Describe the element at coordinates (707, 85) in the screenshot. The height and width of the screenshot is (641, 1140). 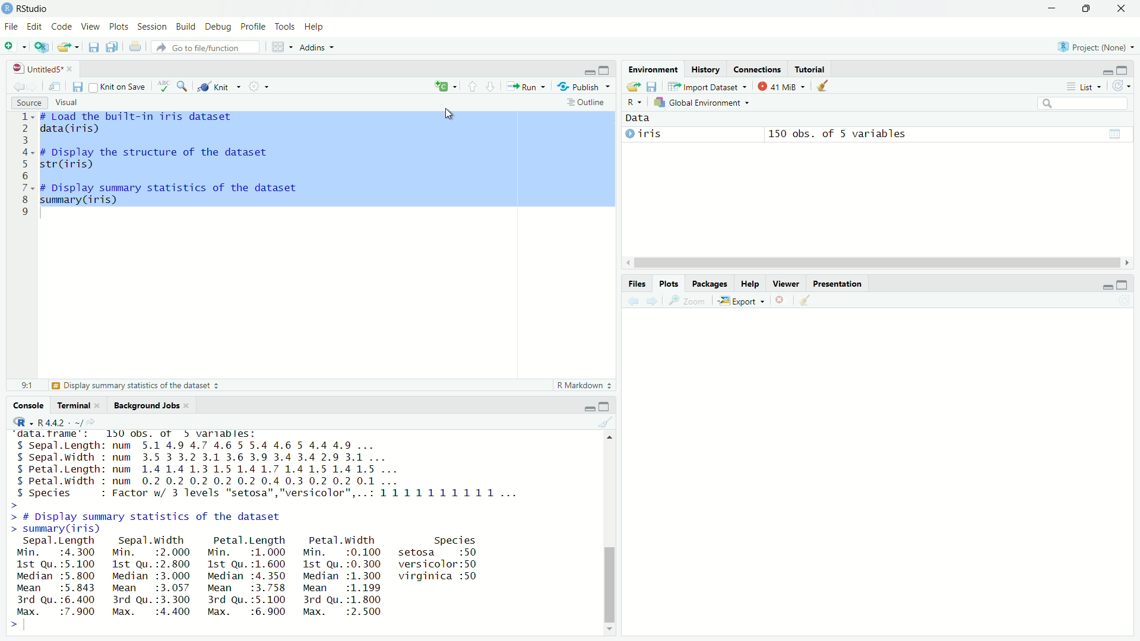
I see `Import Dataset` at that location.